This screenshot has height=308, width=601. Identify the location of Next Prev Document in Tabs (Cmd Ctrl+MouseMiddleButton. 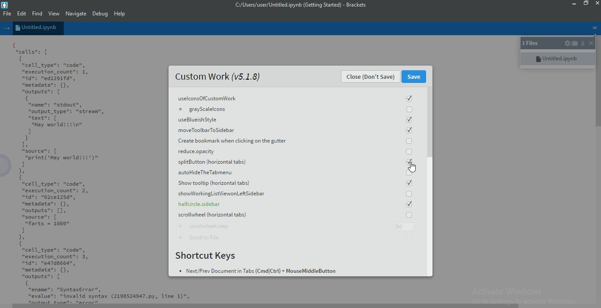
(257, 270).